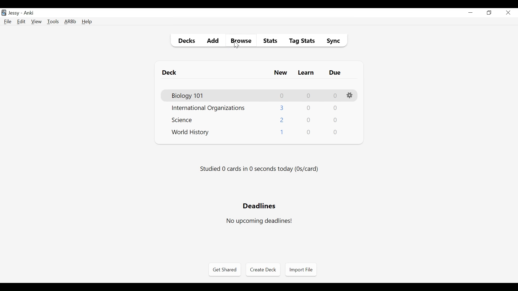 The width and height of the screenshot is (518, 291). Describe the element at coordinates (213, 41) in the screenshot. I see `Add` at that location.